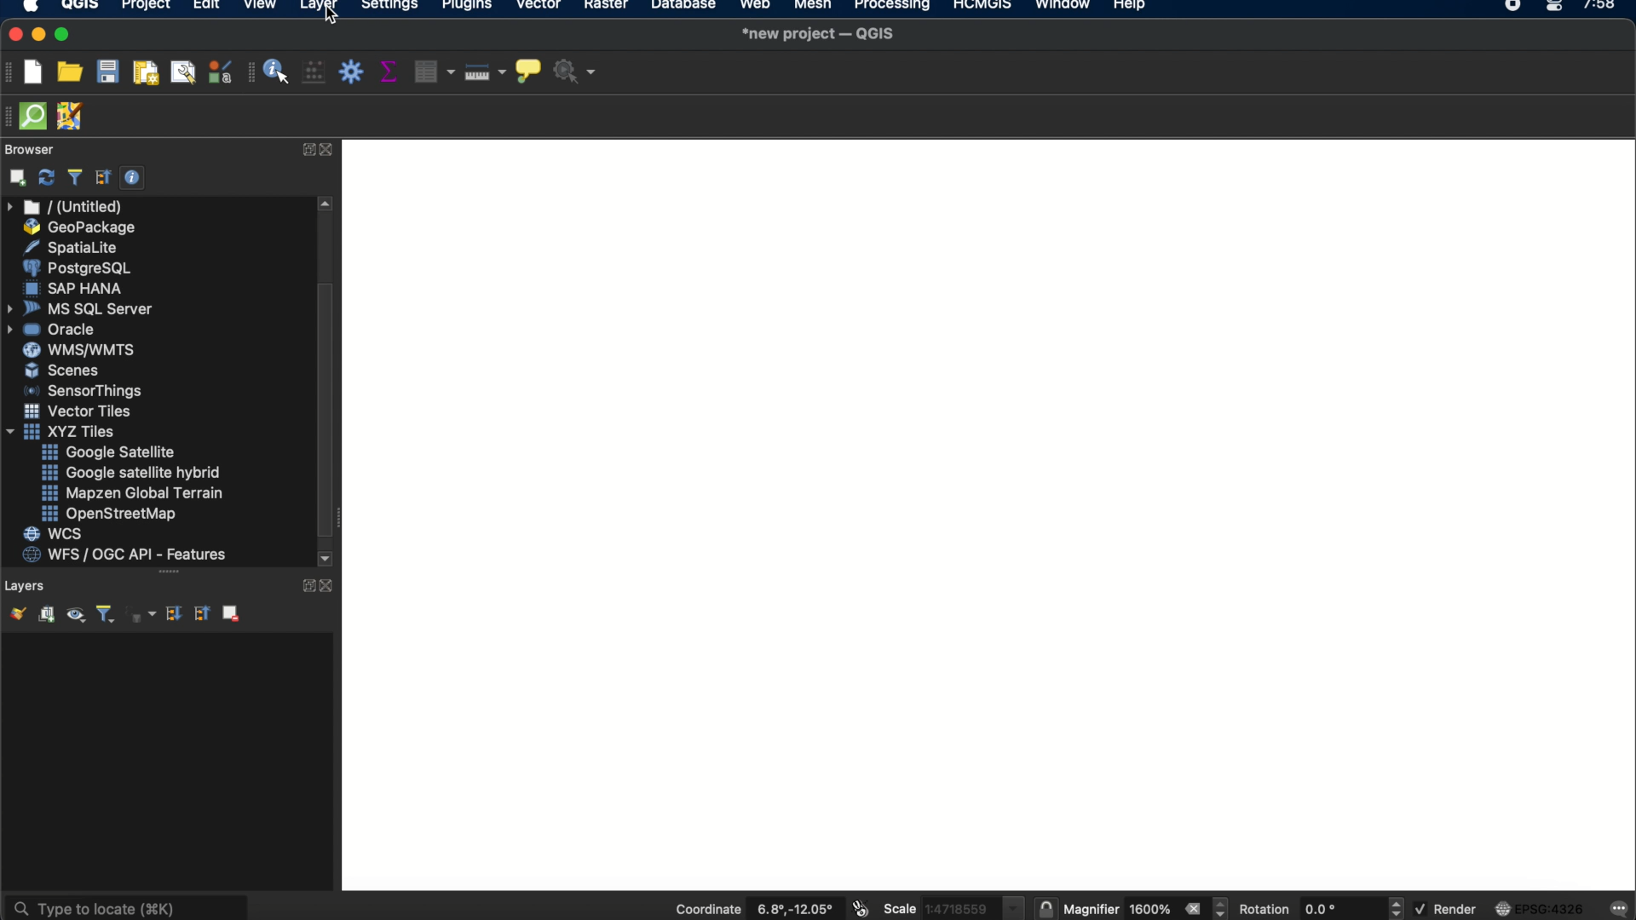 This screenshot has height=920, width=1636. Describe the element at coordinates (1553, 8) in the screenshot. I see `control center macOS` at that location.